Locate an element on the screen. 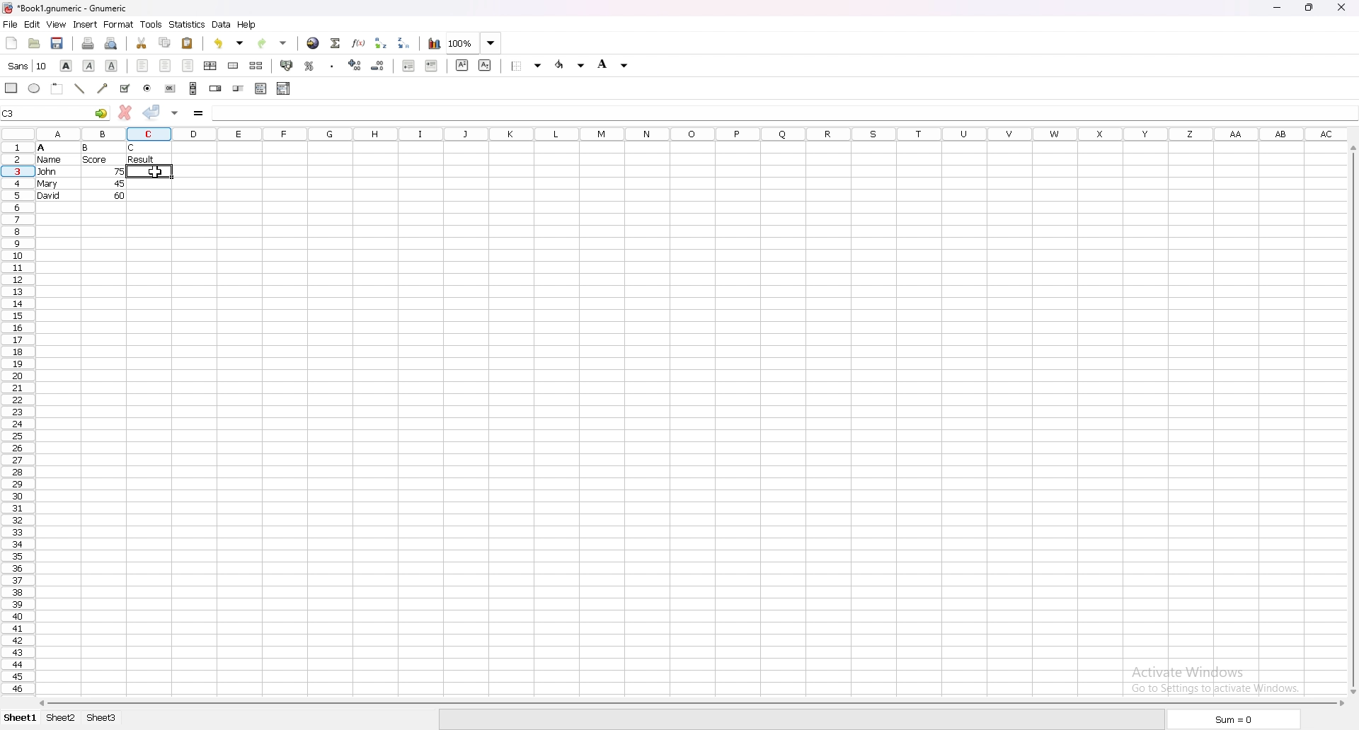  mary is located at coordinates (47, 184).